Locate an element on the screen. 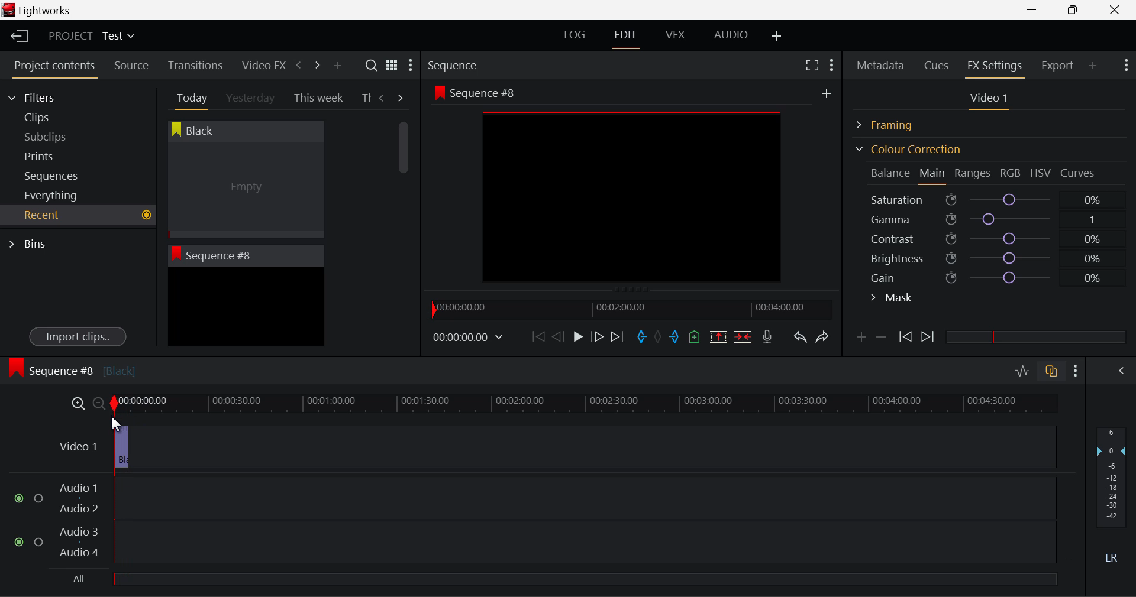 The height and width of the screenshot is (597, 1136). Clip 2 Deleted is located at coordinates (547, 447).